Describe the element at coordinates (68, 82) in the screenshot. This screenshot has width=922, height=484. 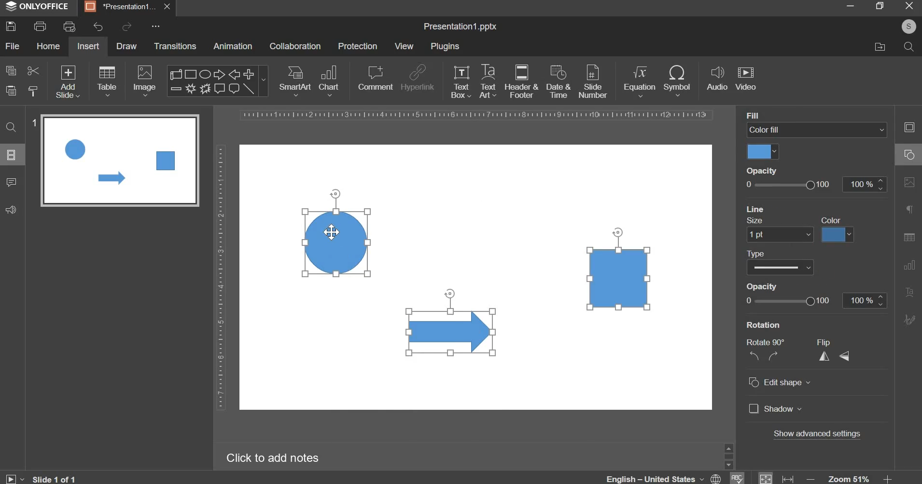
I see `add slide` at that location.